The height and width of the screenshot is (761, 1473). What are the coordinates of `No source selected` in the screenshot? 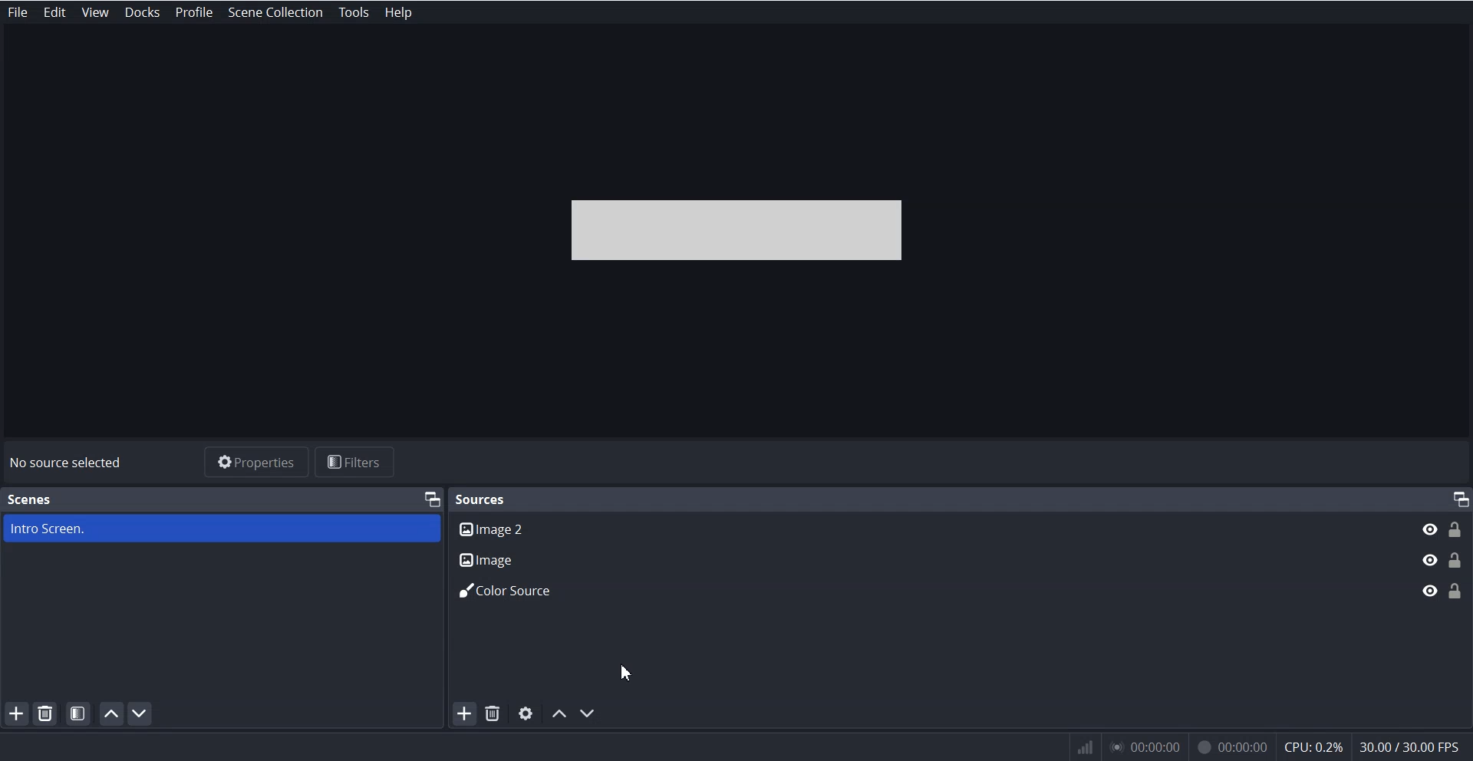 It's located at (67, 463).